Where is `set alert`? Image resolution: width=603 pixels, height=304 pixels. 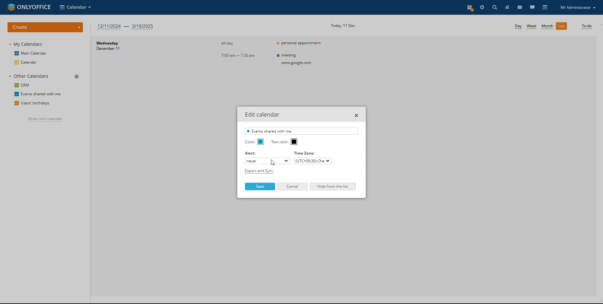 set alert is located at coordinates (268, 161).